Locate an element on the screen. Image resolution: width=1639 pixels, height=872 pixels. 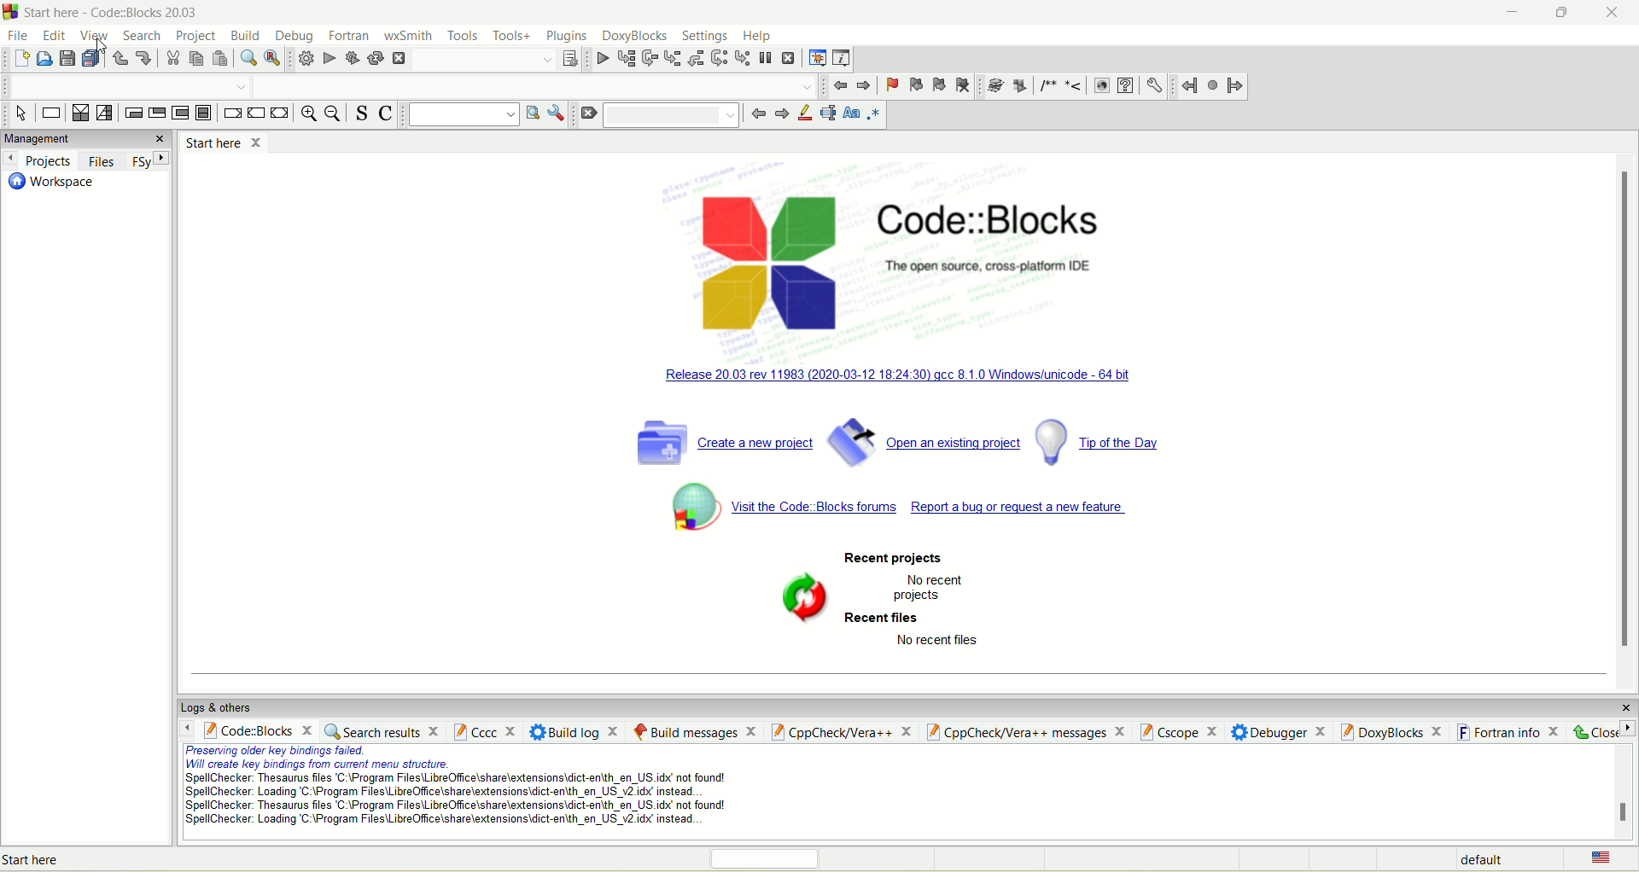
Cppcheck/vera++ message is located at coordinates (1024, 731).